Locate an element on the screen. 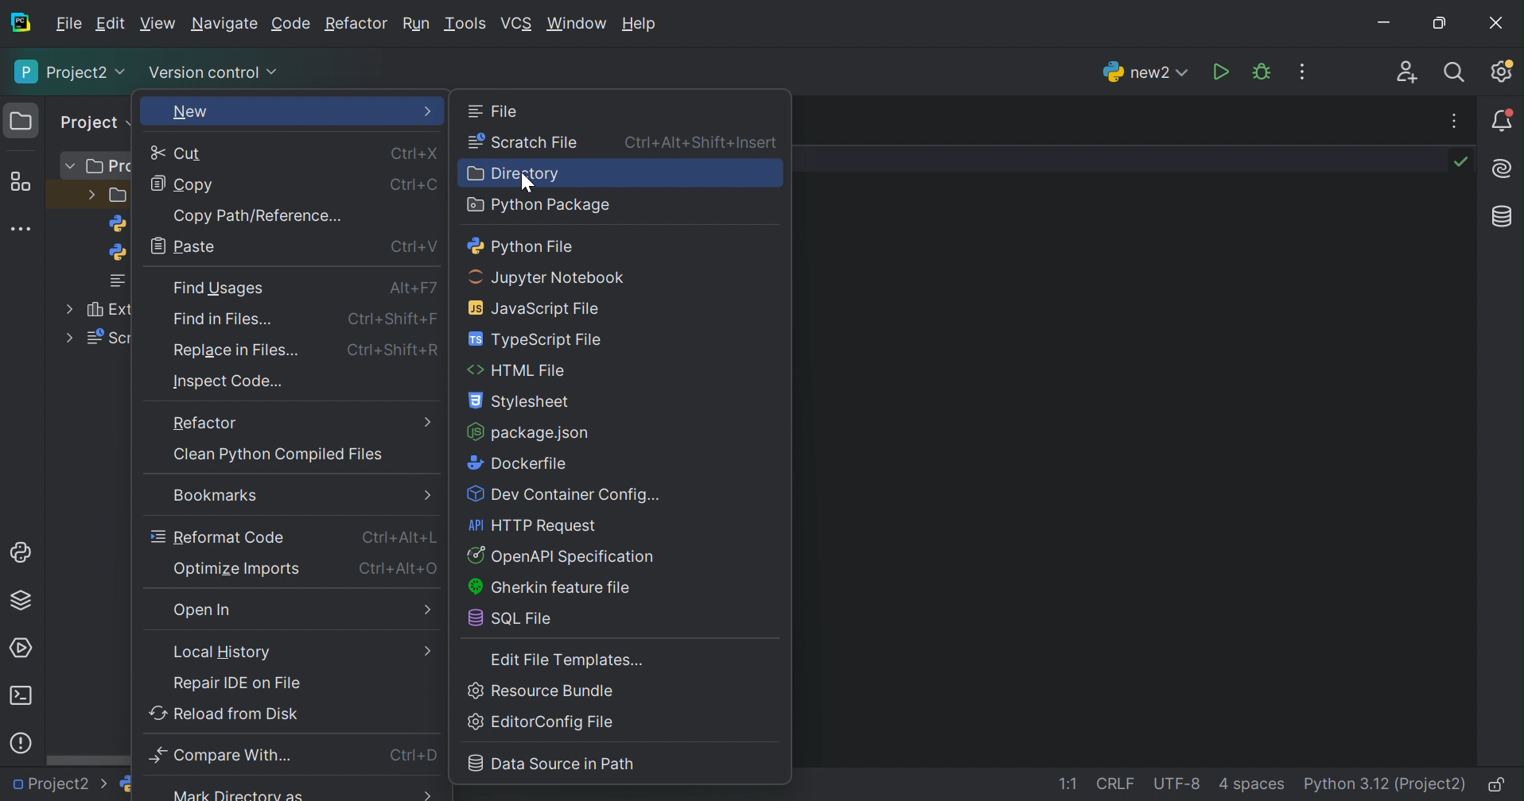 This screenshot has width=1524, height=801. Tools is located at coordinates (468, 24).